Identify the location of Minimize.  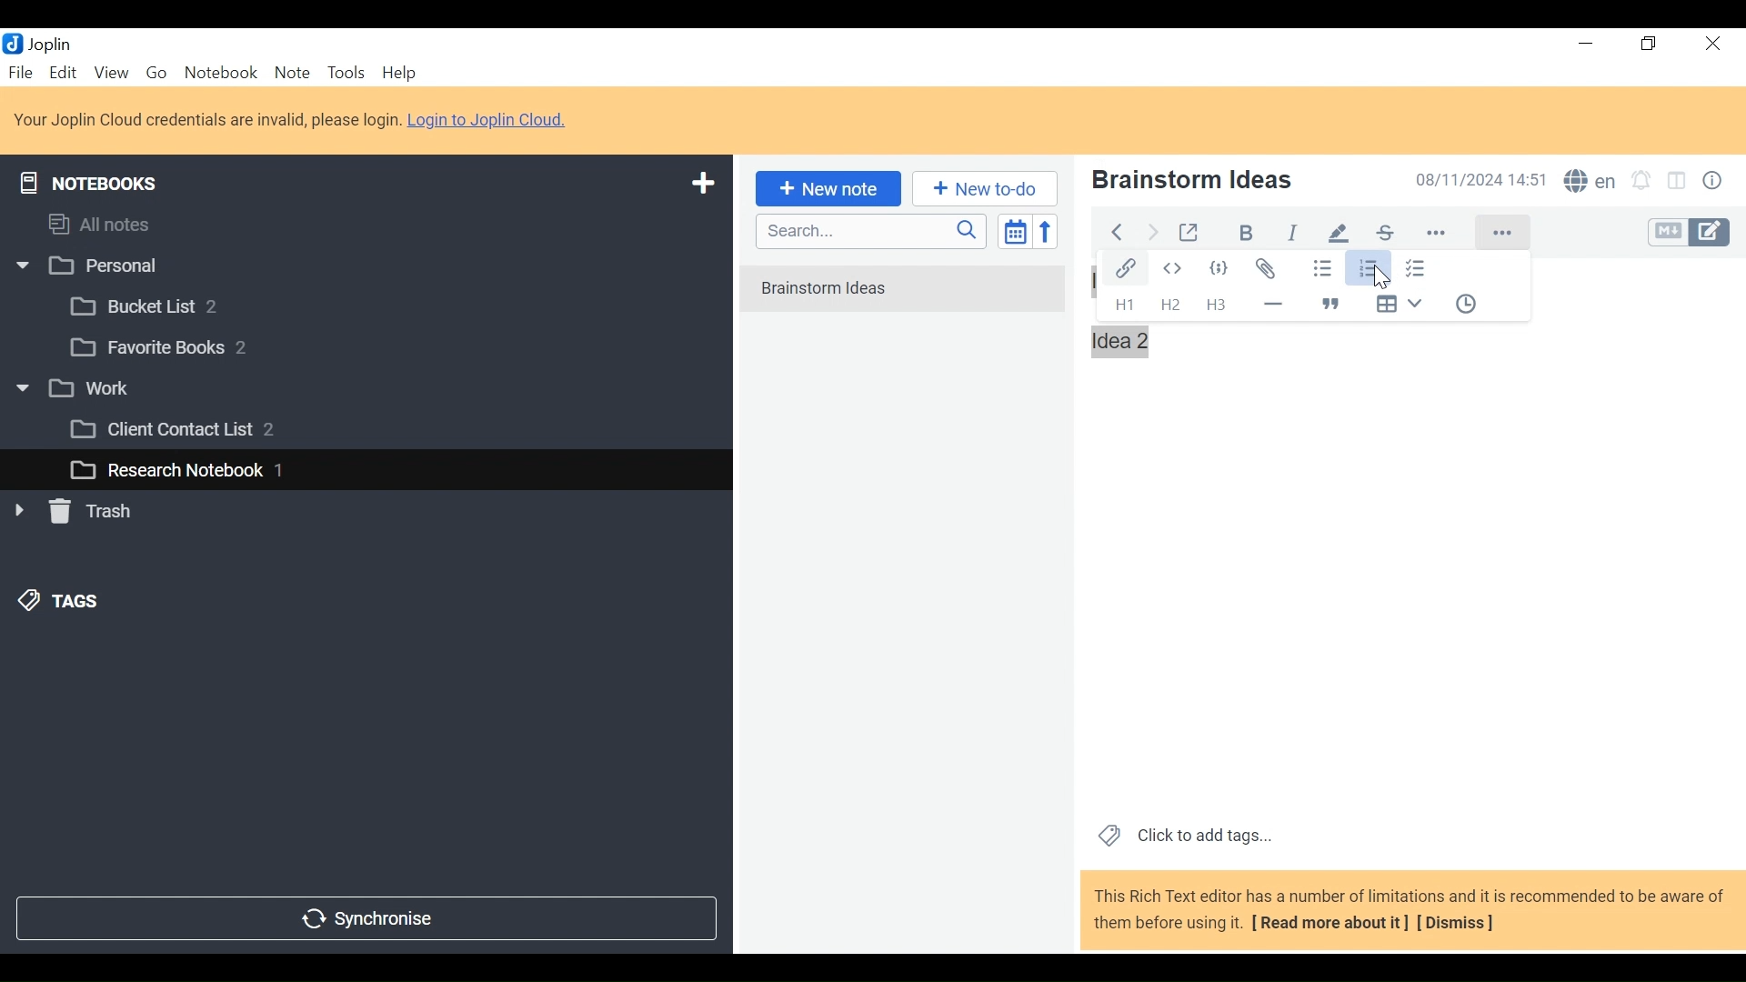
(1584, 44).